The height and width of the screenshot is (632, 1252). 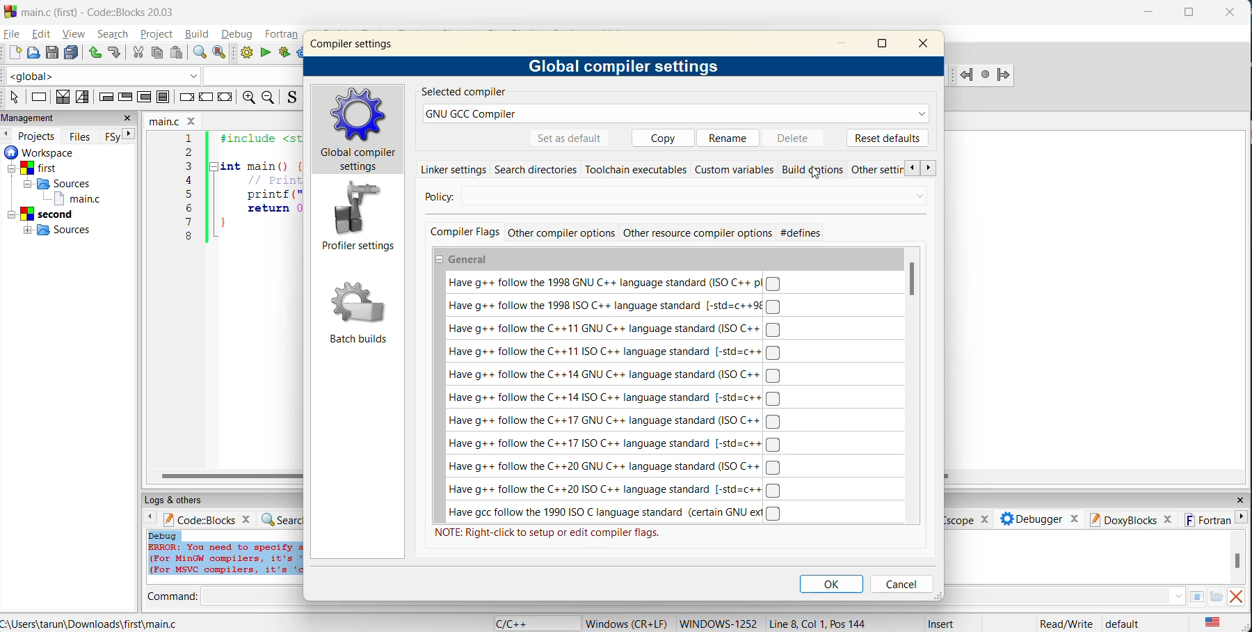 What do you see at coordinates (615, 397) in the screenshot?
I see `Have g++ follow the C++14 ISO C++ language standard [-std=c++` at bounding box center [615, 397].